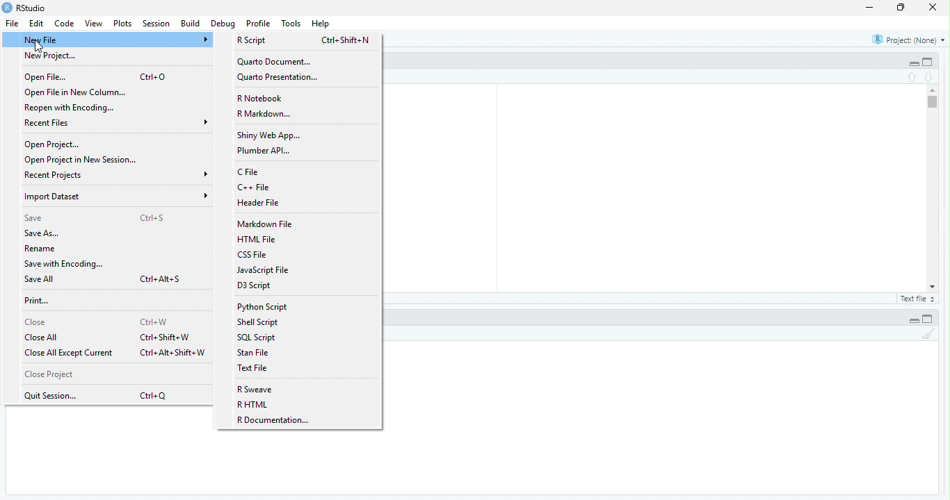  What do you see at coordinates (262, 307) in the screenshot?
I see `Python Script` at bounding box center [262, 307].